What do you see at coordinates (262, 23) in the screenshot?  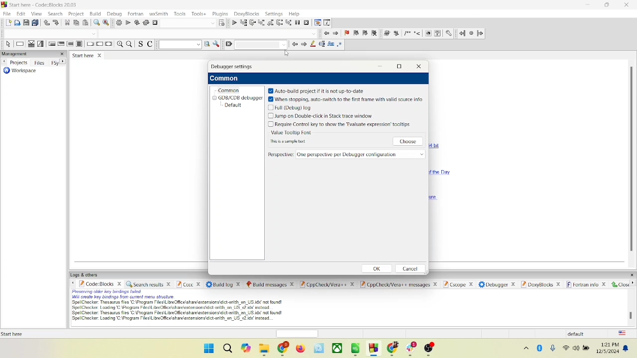 I see `step into` at bounding box center [262, 23].